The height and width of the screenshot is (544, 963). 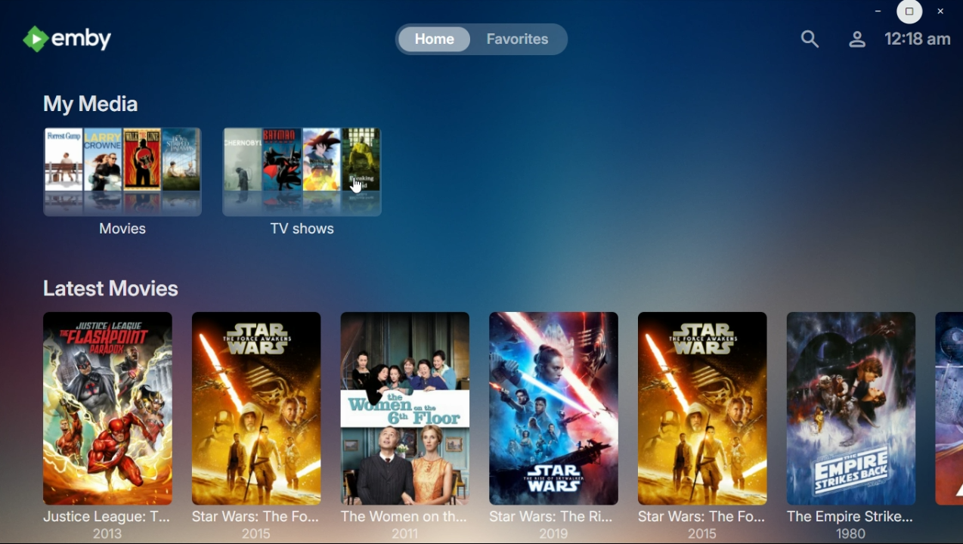 I want to click on The empire strikes back 1980, so click(x=850, y=423).